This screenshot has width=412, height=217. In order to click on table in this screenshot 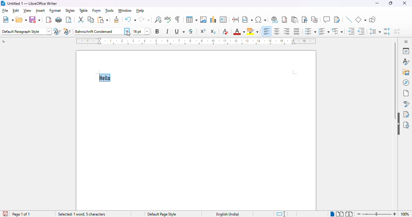, I will do `click(84, 11)`.